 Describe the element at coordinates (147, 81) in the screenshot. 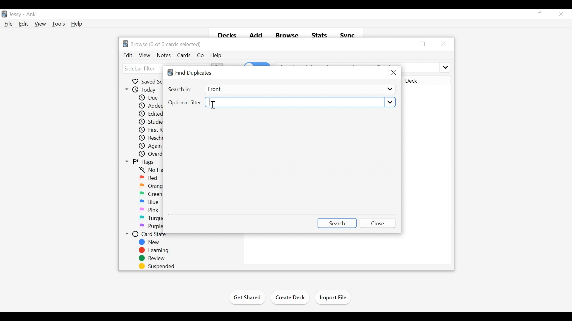

I see `Saved Searches` at that location.